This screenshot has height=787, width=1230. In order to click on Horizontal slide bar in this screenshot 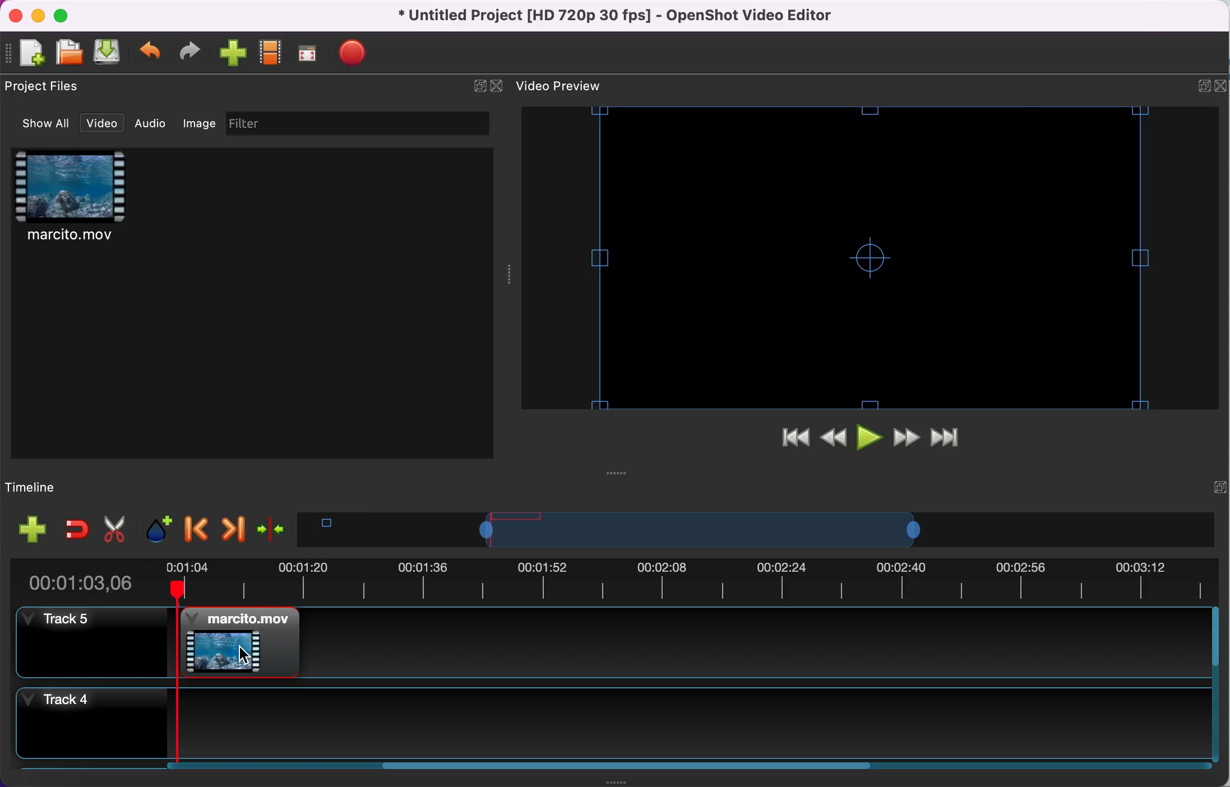, I will do `click(627, 766)`.